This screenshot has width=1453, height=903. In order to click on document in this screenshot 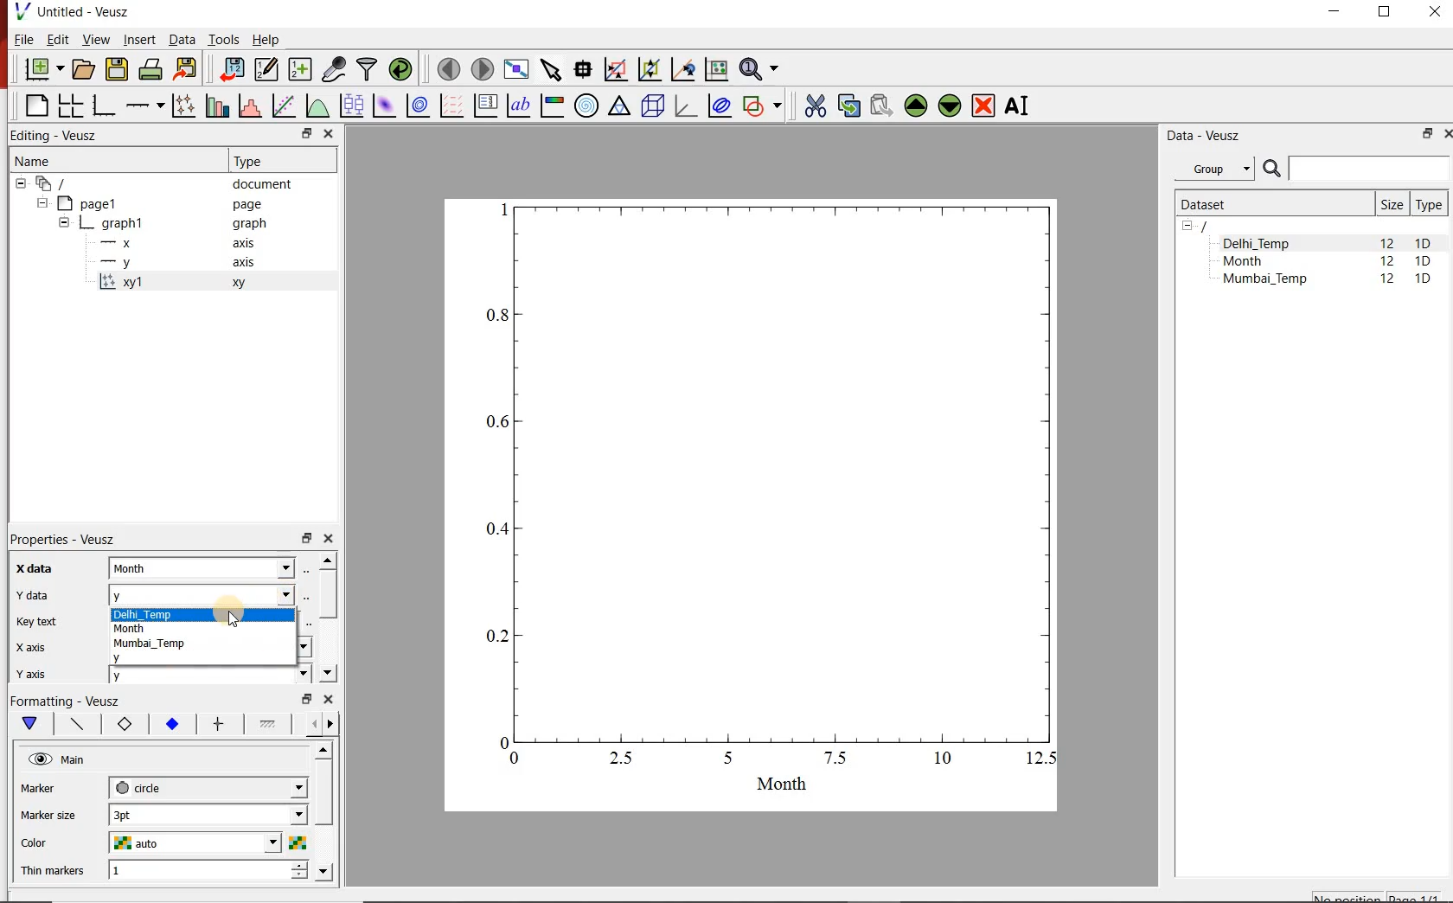, I will do `click(157, 183)`.